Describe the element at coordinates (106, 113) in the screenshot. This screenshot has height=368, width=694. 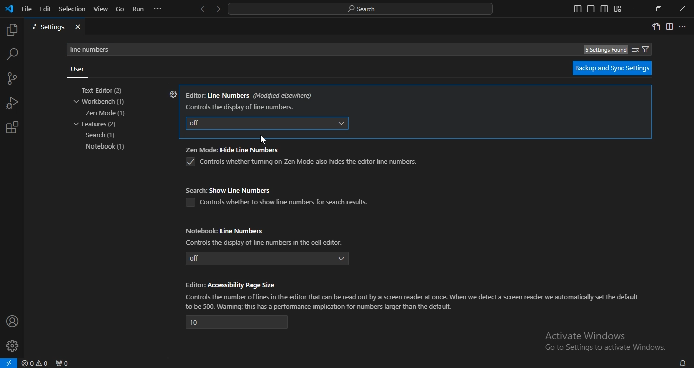
I see `zen mode` at that location.